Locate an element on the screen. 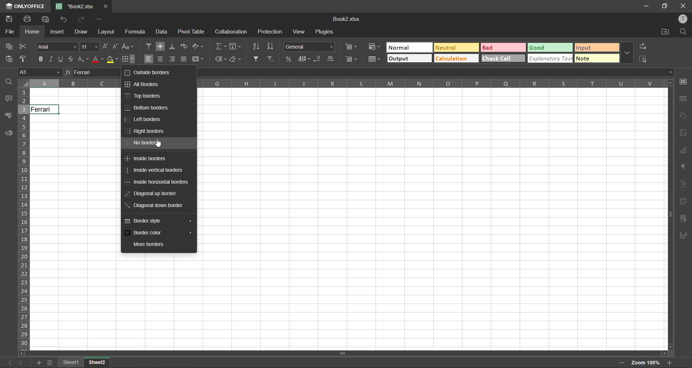  paragraph is located at coordinates (684, 168).